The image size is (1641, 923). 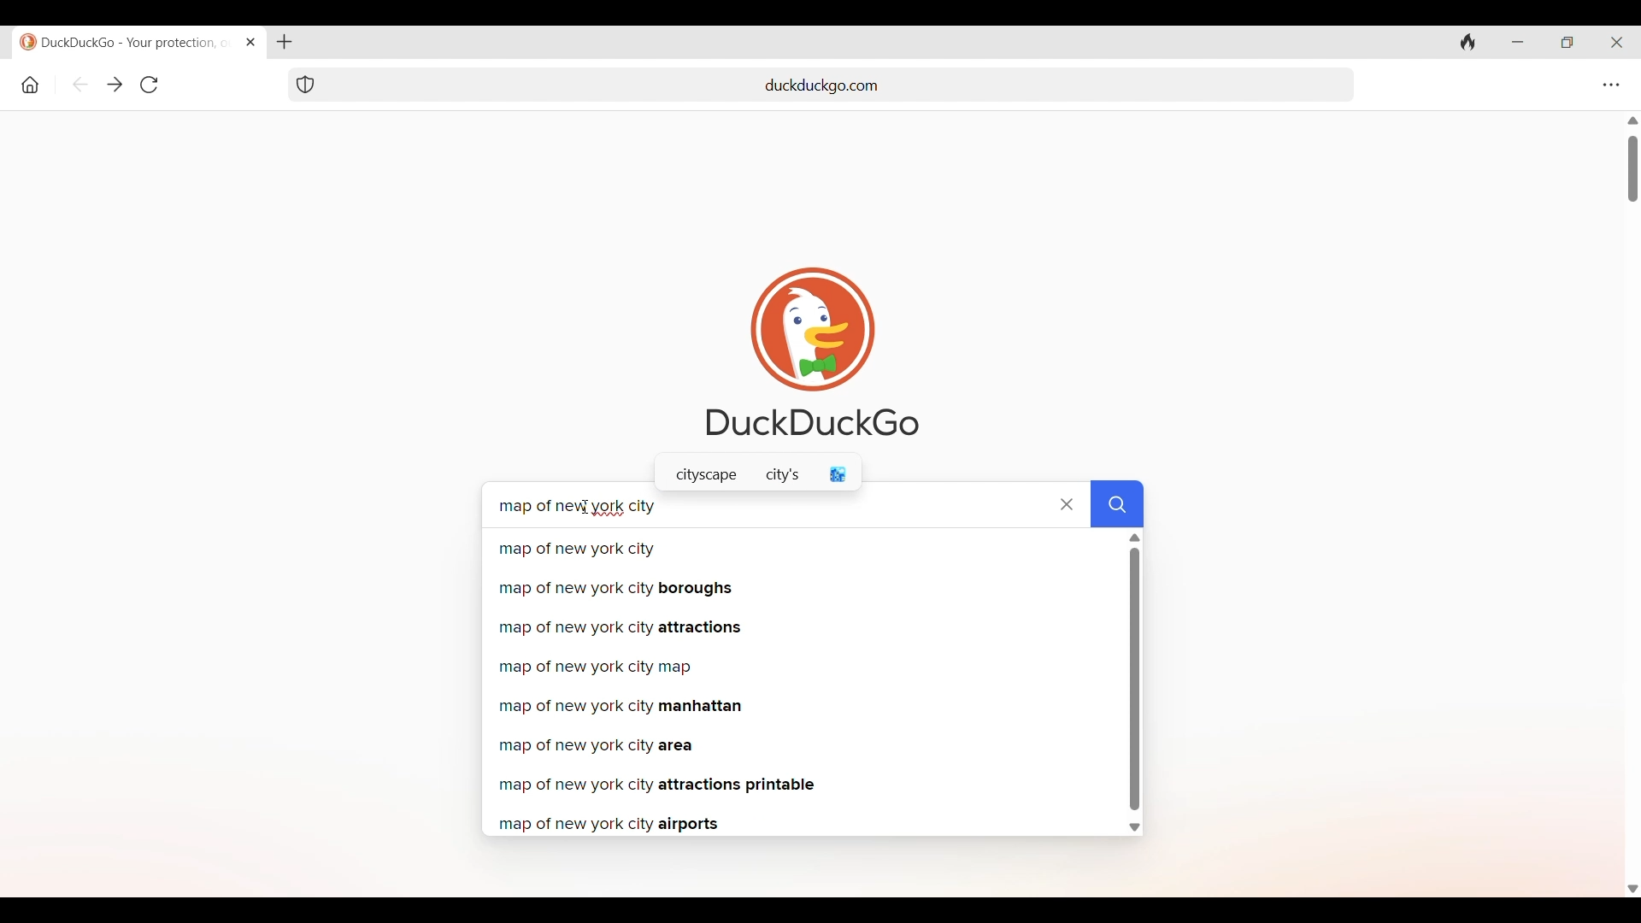 What do you see at coordinates (802, 825) in the screenshot?
I see `map of new york city airports` at bounding box center [802, 825].